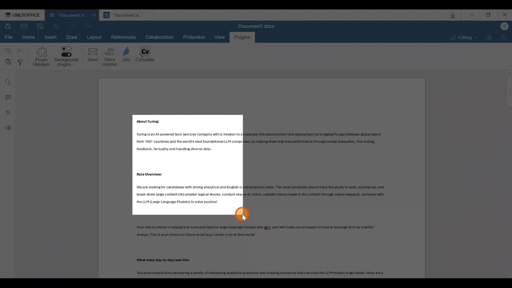  What do you see at coordinates (90, 56) in the screenshot?
I see `Send` at bounding box center [90, 56].